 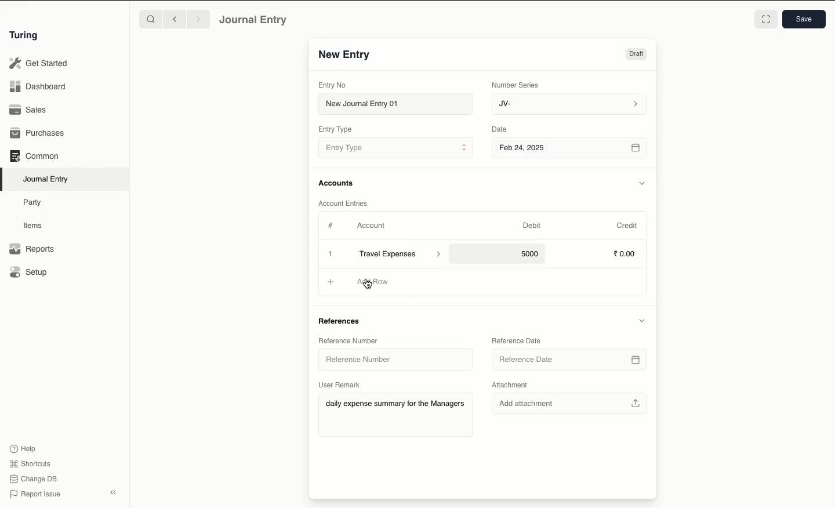 I want to click on Debit, so click(x=532, y=226).